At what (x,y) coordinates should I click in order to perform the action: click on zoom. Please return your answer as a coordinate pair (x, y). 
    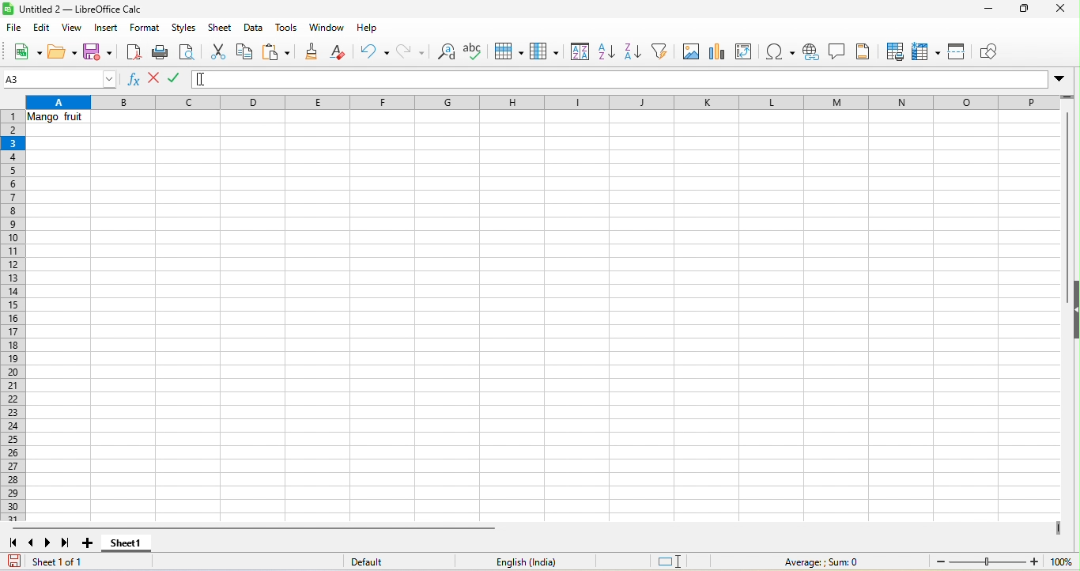
    Looking at the image, I should click on (1004, 562).